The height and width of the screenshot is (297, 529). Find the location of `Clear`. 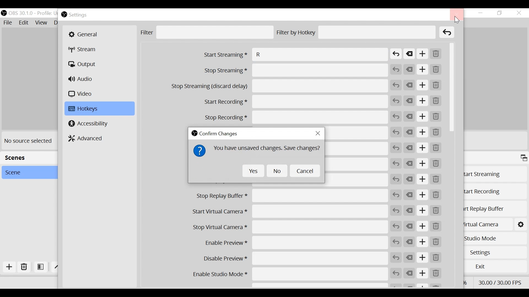

Clear is located at coordinates (409, 116).